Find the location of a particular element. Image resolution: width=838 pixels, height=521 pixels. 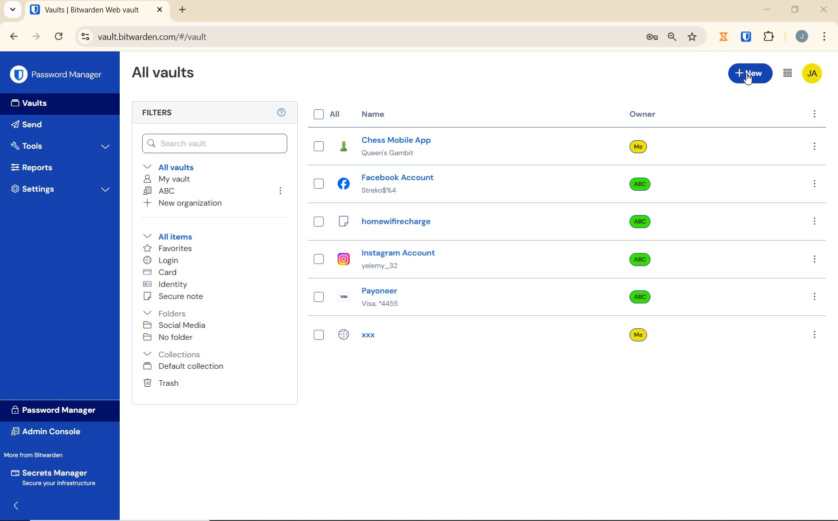

chess mobile app is located at coordinates (459, 147).